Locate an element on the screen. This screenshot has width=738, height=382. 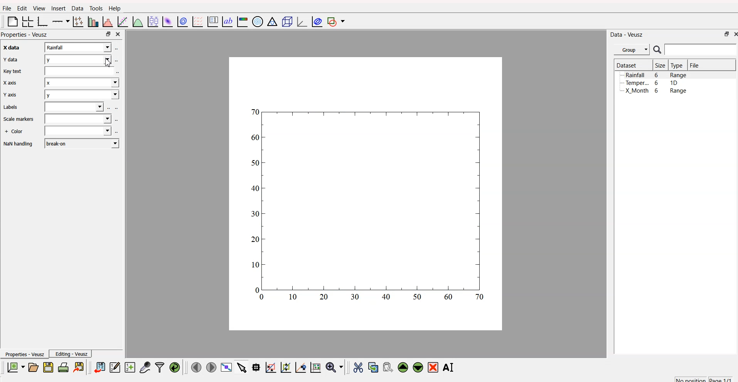
maximize is located at coordinates (108, 34).